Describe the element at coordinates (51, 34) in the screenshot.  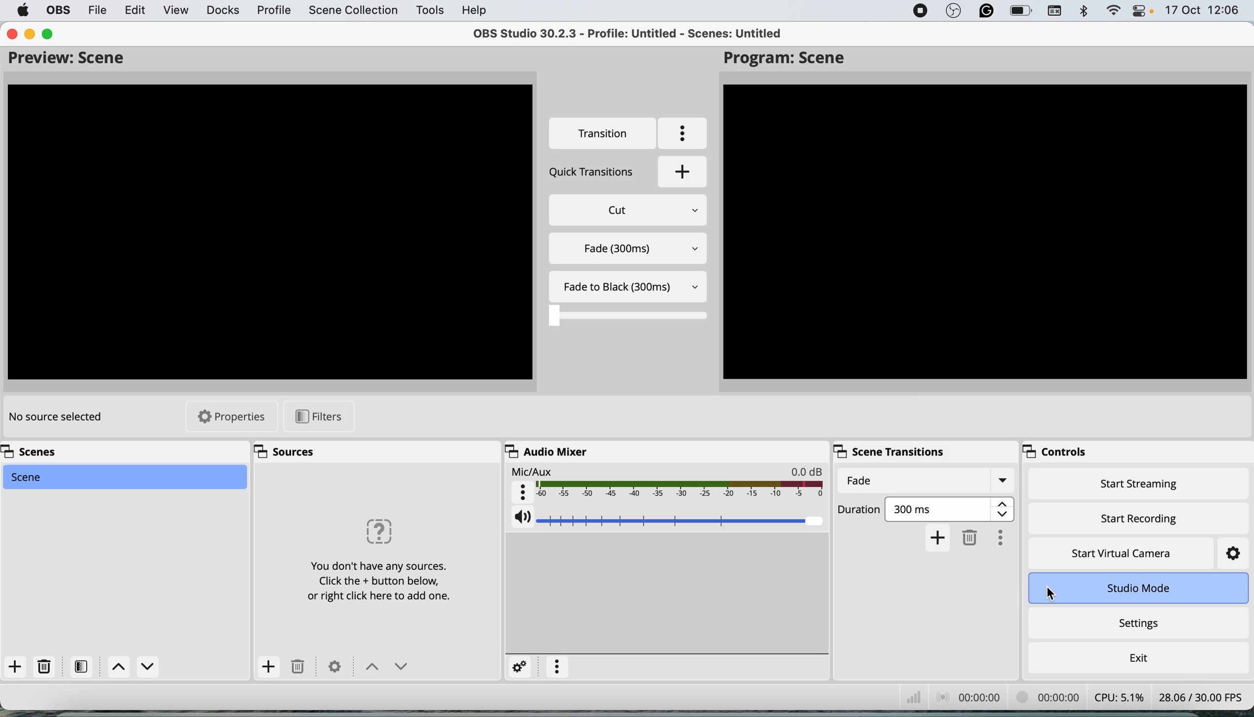
I see `maximise` at that location.